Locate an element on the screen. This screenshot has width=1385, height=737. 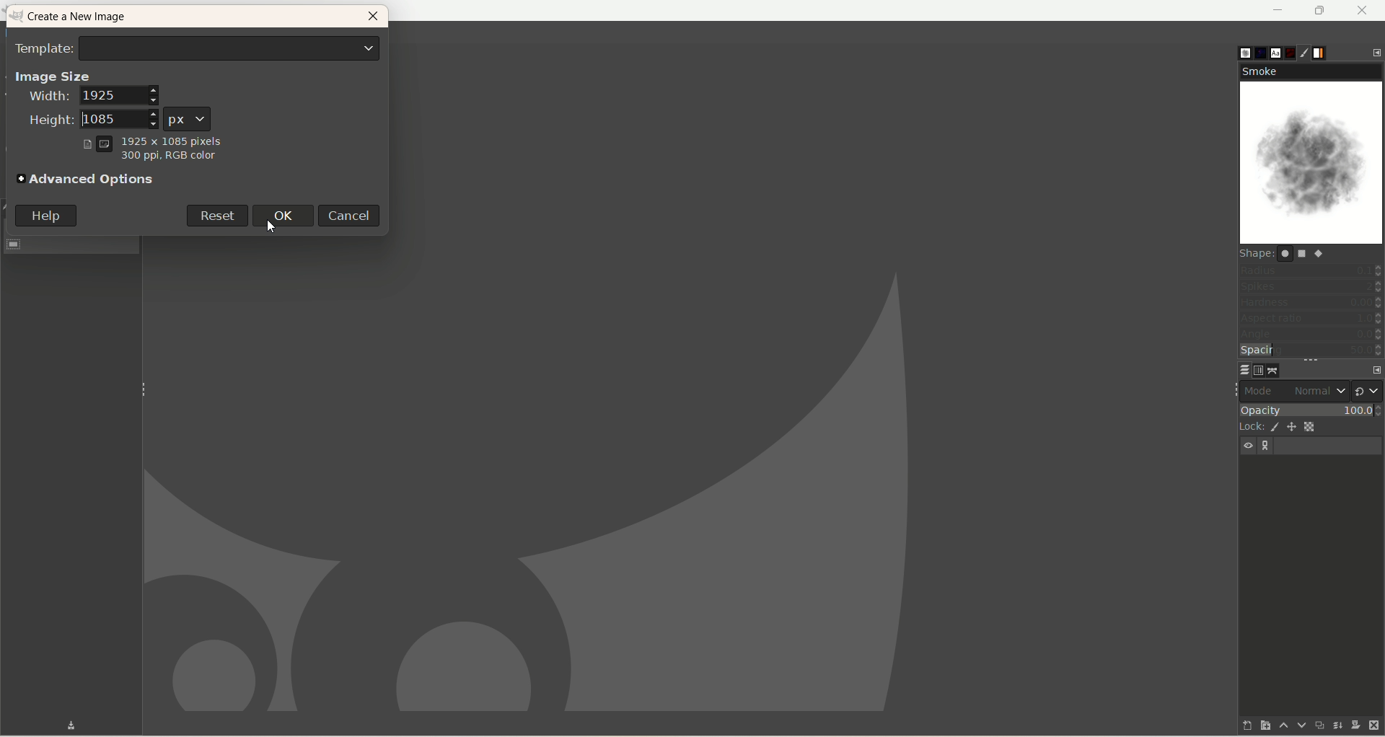
switch mode group is located at coordinates (1368, 387).